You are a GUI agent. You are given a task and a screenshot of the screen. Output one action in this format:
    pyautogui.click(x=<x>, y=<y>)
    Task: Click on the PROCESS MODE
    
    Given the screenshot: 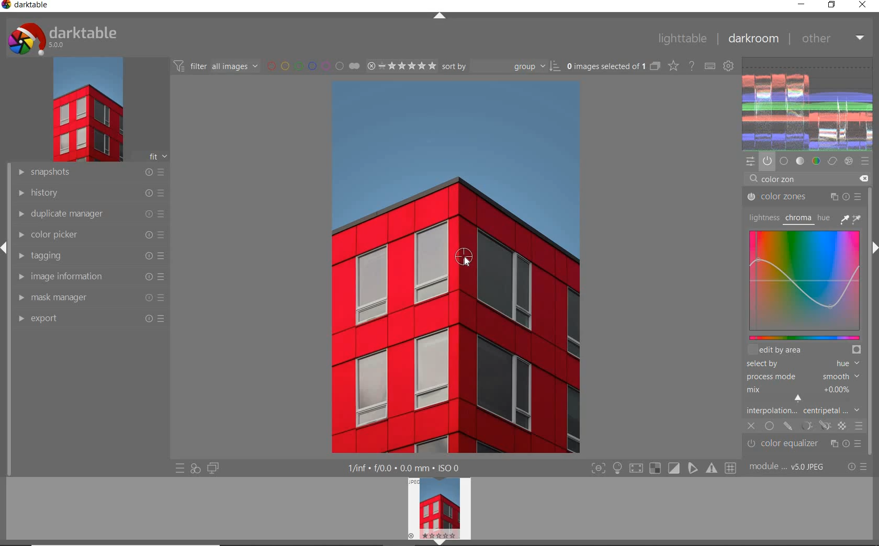 What is the action you would take?
    pyautogui.click(x=802, y=376)
    